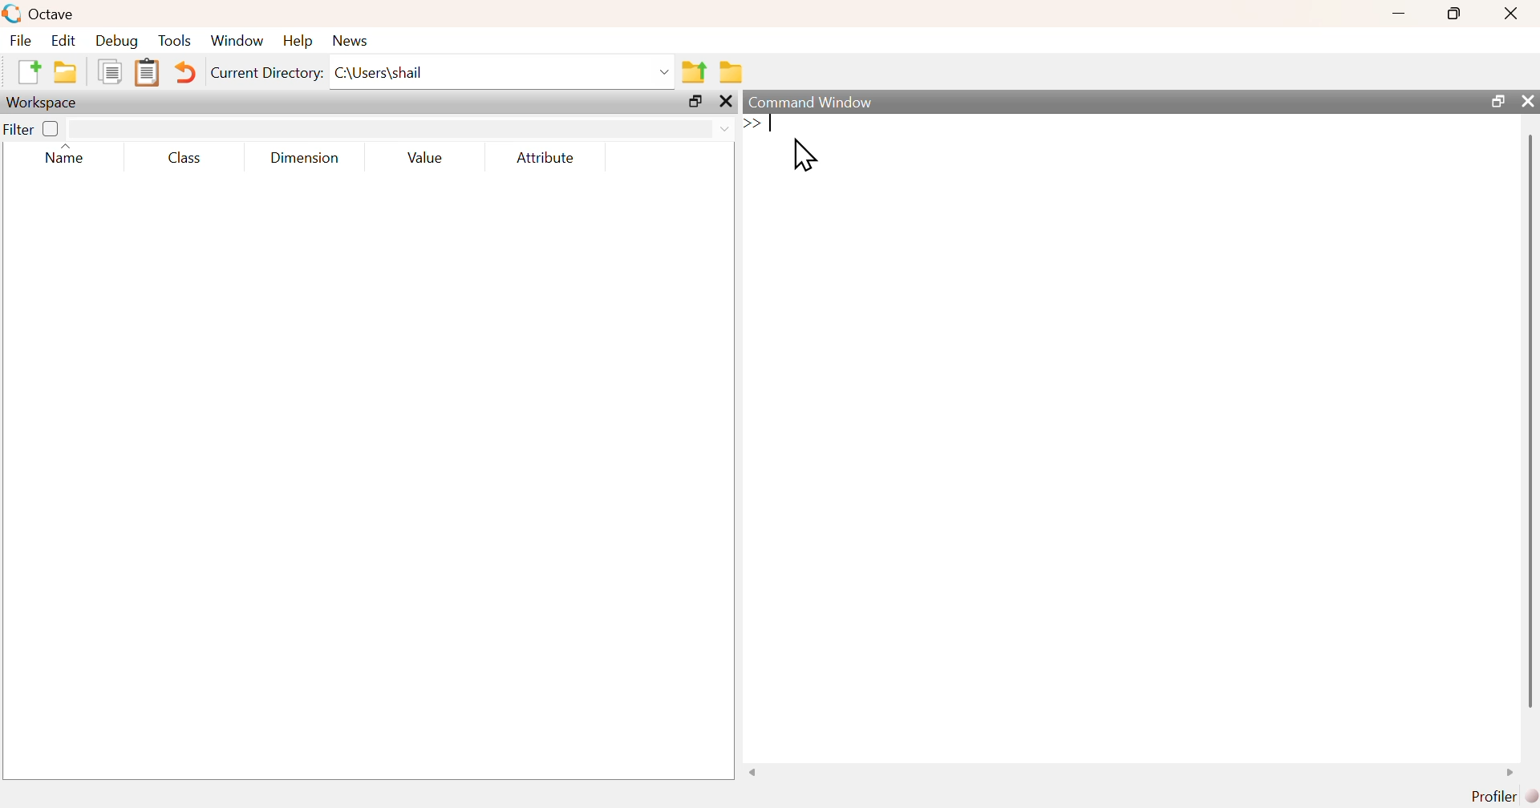  I want to click on Logo, so click(14, 14).